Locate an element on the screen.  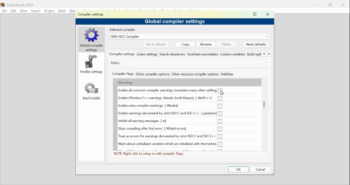
(un)check Inhibit all warning messages is located at coordinates (170, 121).